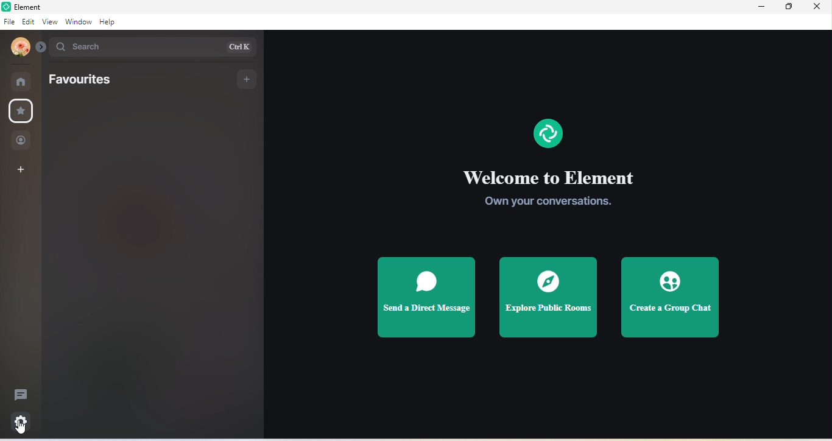 The width and height of the screenshot is (832, 441). I want to click on edit, so click(27, 23).